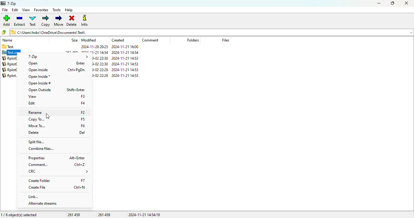 This screenshot has height=218, width=414. I want to click on view, so click(26, 10).